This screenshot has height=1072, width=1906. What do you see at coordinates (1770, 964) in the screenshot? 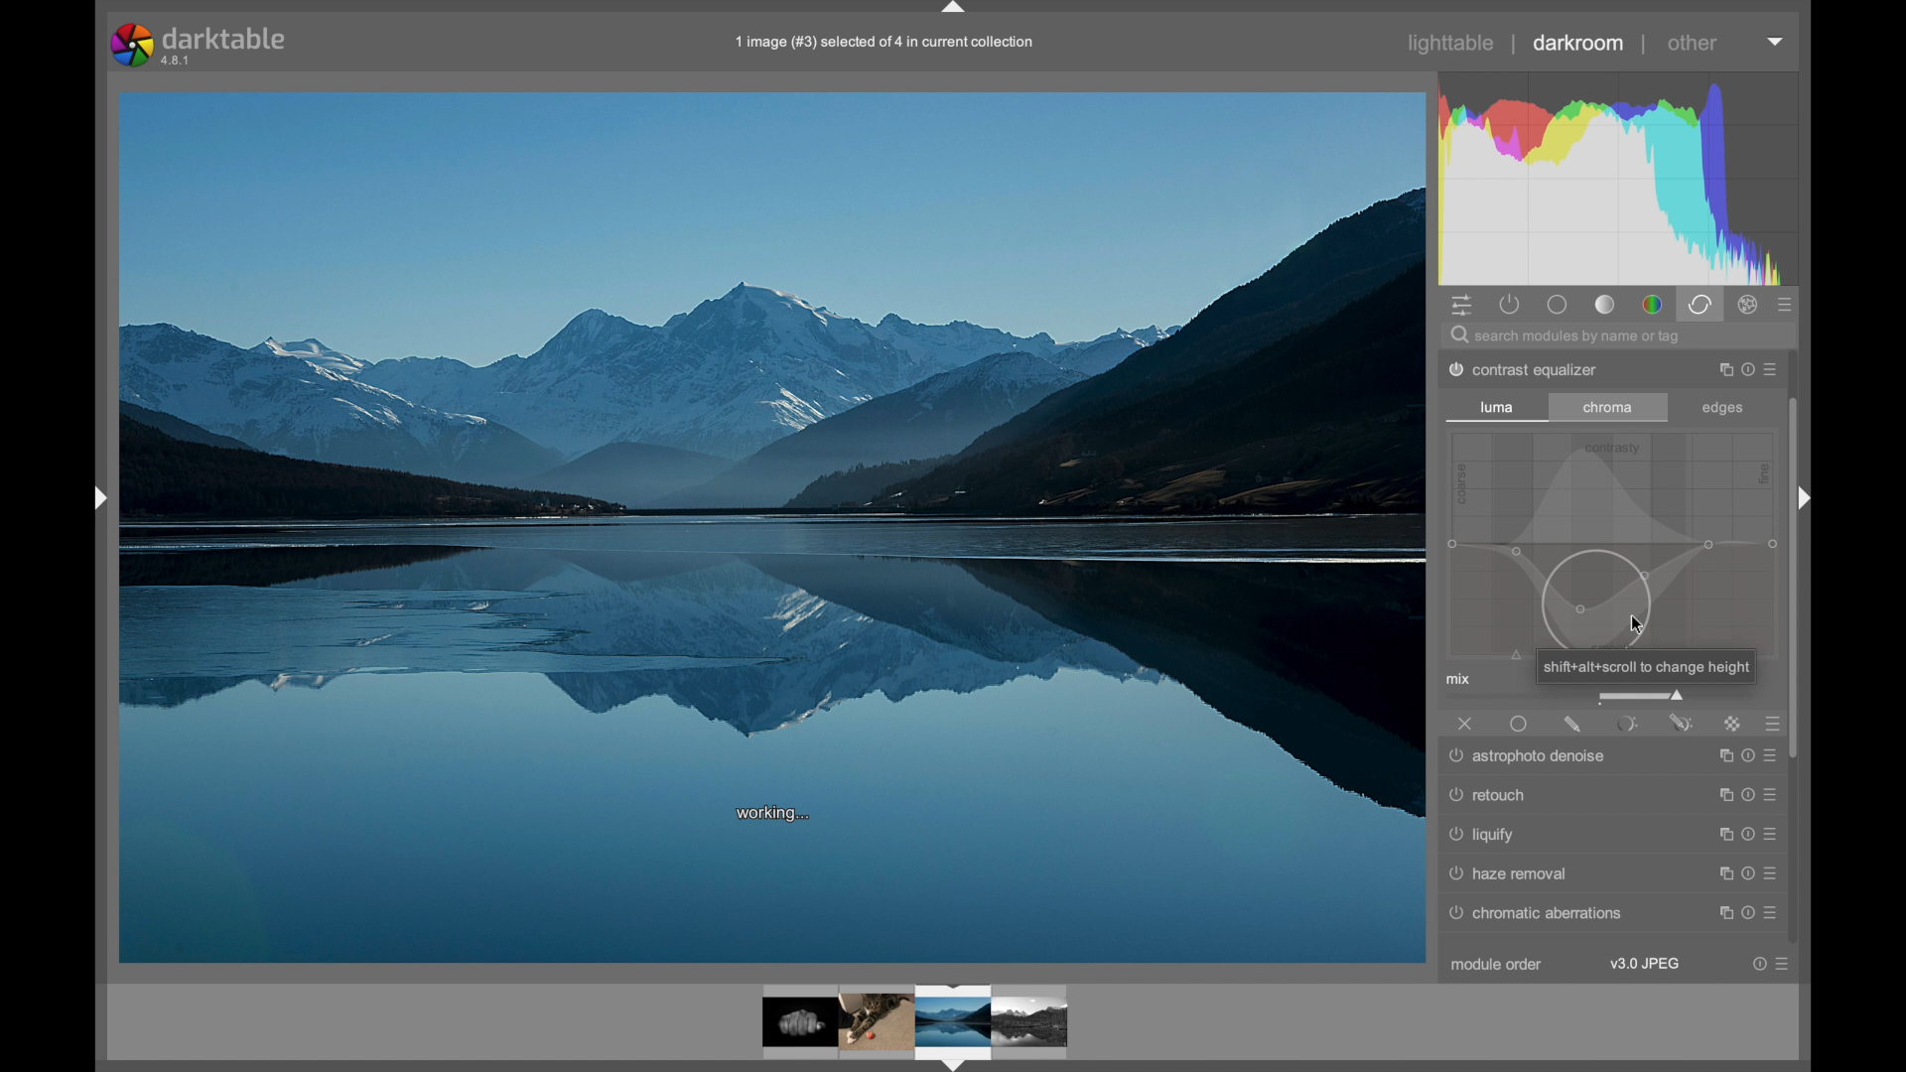
I see `more options` at bounding box center [1770, 964].